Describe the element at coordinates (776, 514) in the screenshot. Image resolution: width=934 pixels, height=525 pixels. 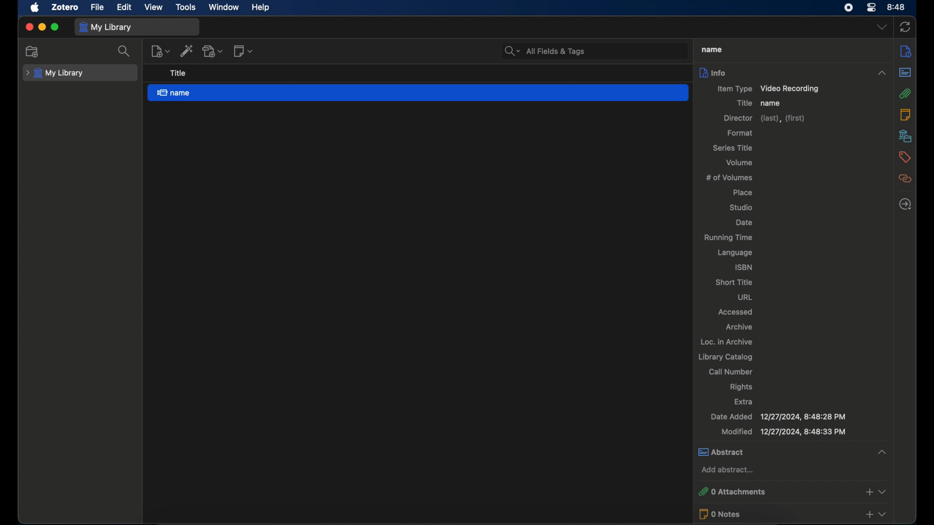
I see `0 notes` at that location.